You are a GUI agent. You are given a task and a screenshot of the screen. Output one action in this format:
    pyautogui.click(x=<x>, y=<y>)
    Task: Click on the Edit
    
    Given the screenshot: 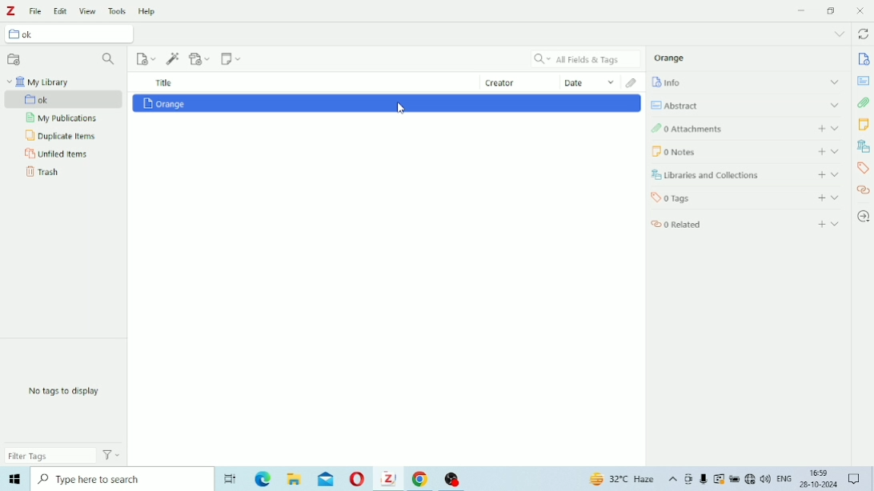 What is the action you would take?
    pyautogui.click(x=61, y=11)
    